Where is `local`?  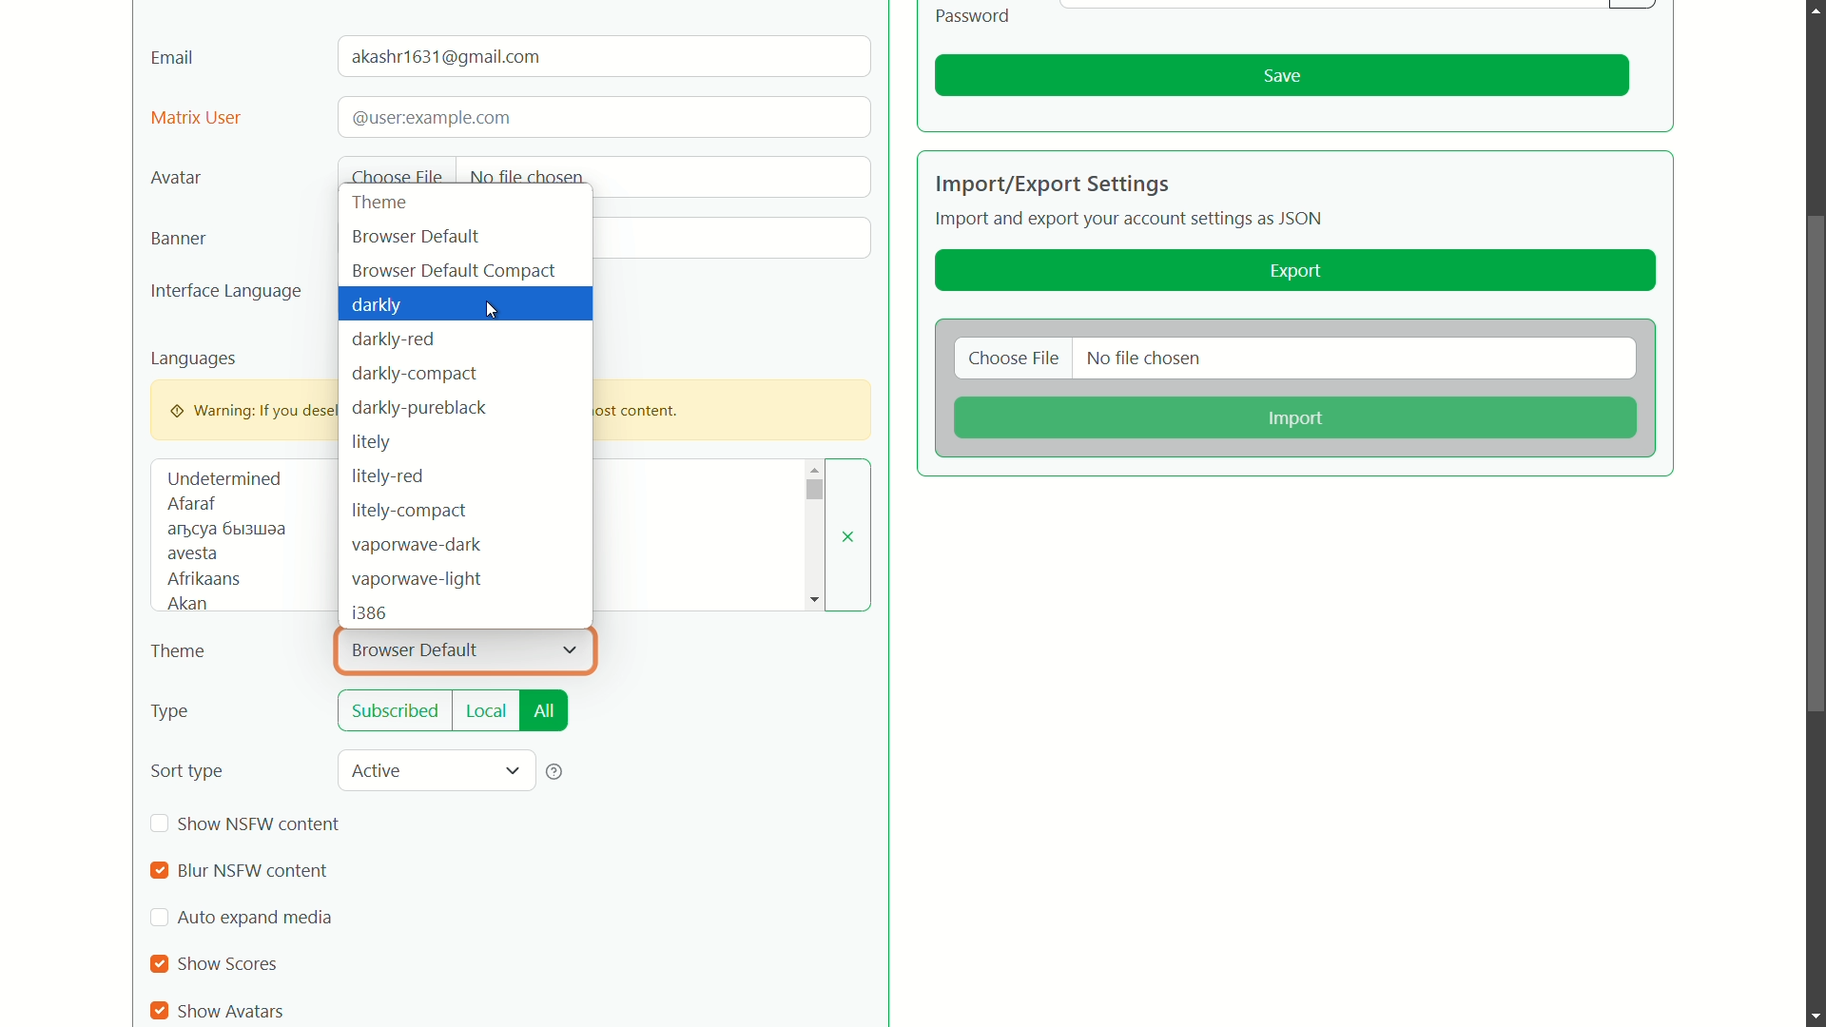 local is located at coordinates (486, 714).